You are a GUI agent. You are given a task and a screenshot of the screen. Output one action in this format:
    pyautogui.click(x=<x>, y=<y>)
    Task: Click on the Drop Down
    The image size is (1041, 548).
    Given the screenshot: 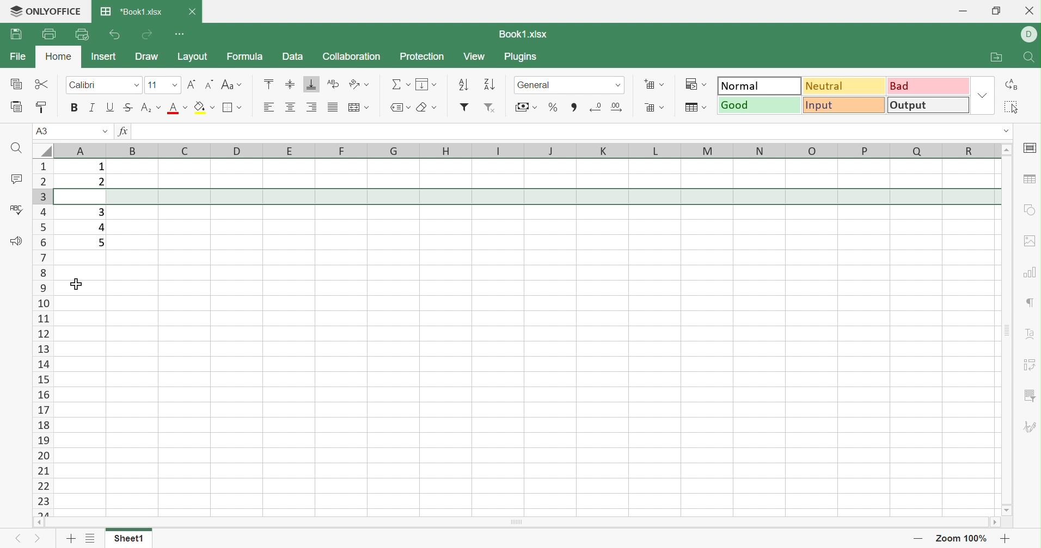 What is the action you would take?
    pyautogui.click(x=434, y=107)
    